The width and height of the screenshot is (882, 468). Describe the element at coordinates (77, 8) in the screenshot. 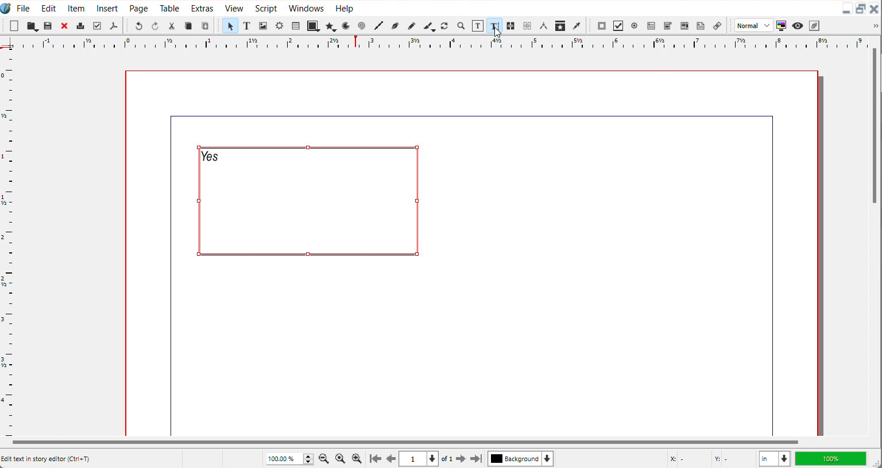

I see `Item` at that location.